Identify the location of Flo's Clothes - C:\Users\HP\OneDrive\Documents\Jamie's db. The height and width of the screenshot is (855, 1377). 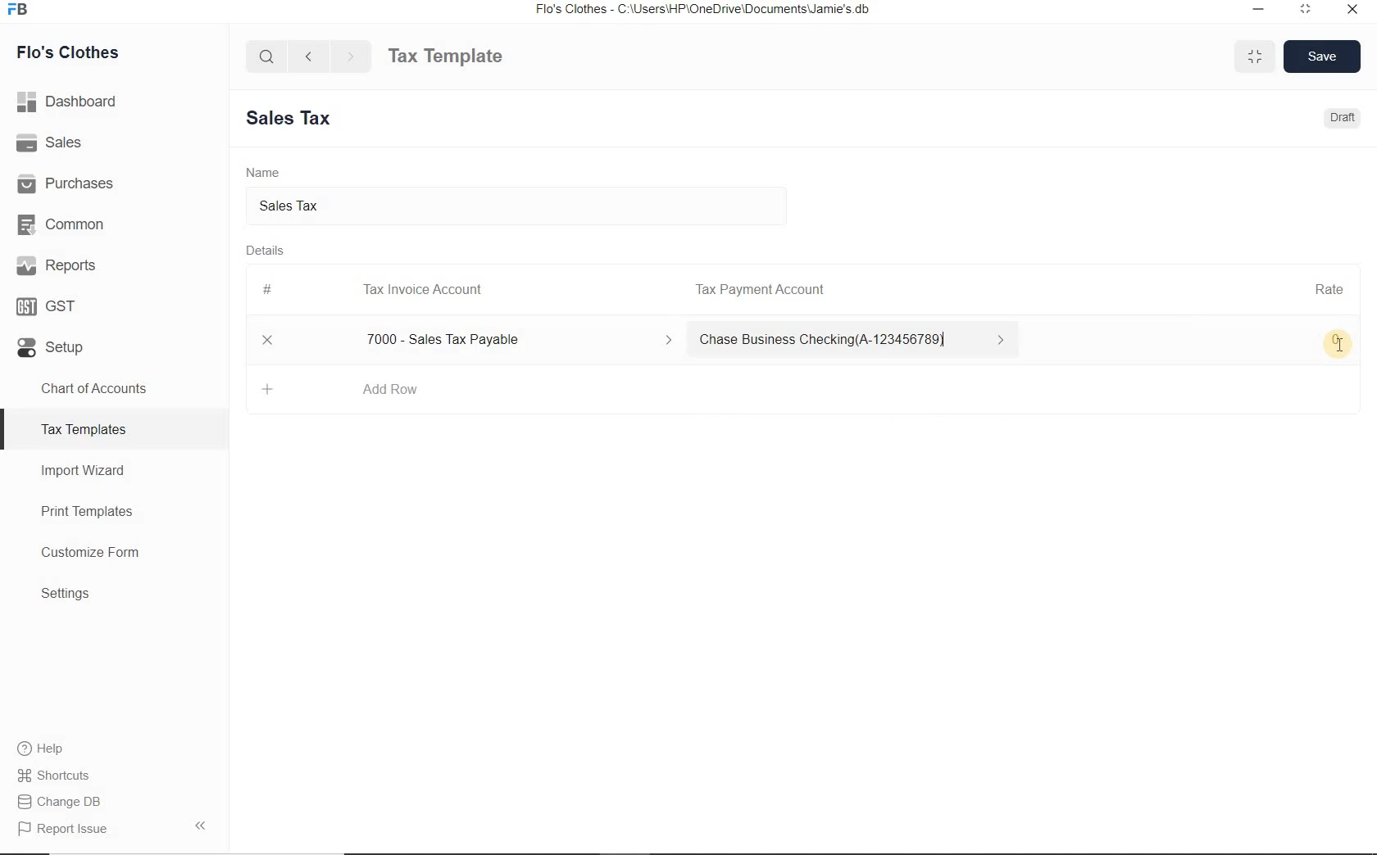
(702, 9).